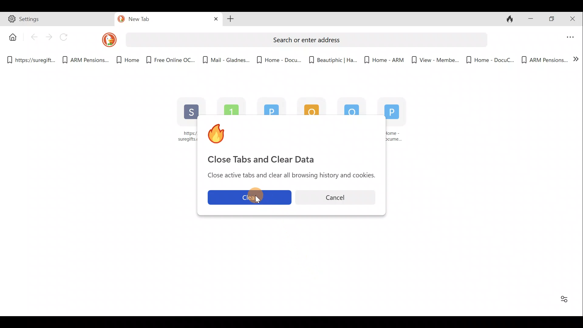 Image resolution: width=583 pixels, height=328 pixels. What do you see at coordinates (104, 39) in the screenshot?
I see `DuckDuckGo logo` at bounding box center [104, 39].